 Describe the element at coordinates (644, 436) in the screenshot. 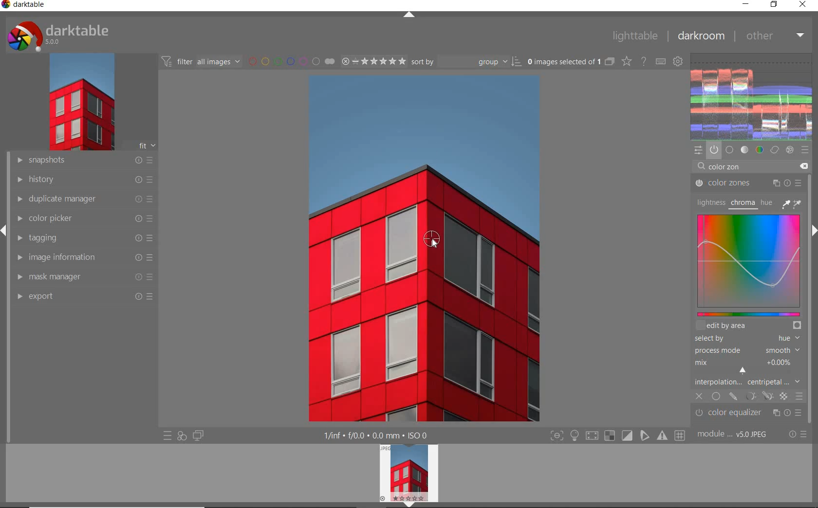

I see `guides overlay` at that location.